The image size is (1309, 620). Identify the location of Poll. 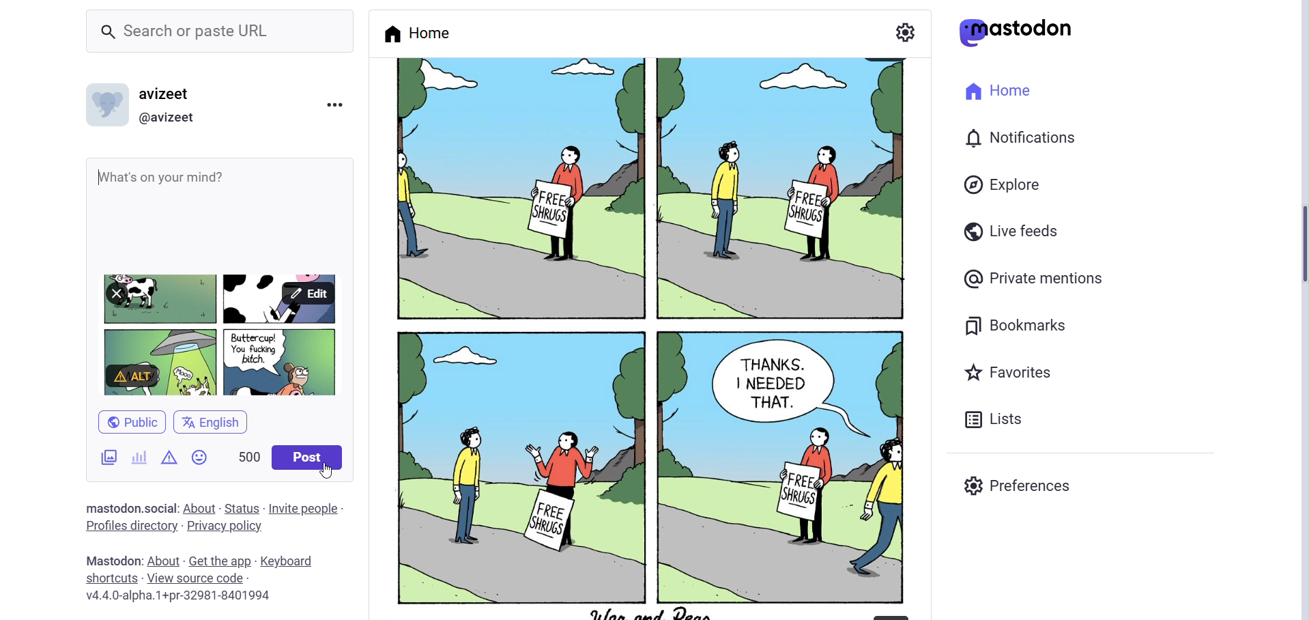
(139, 457).